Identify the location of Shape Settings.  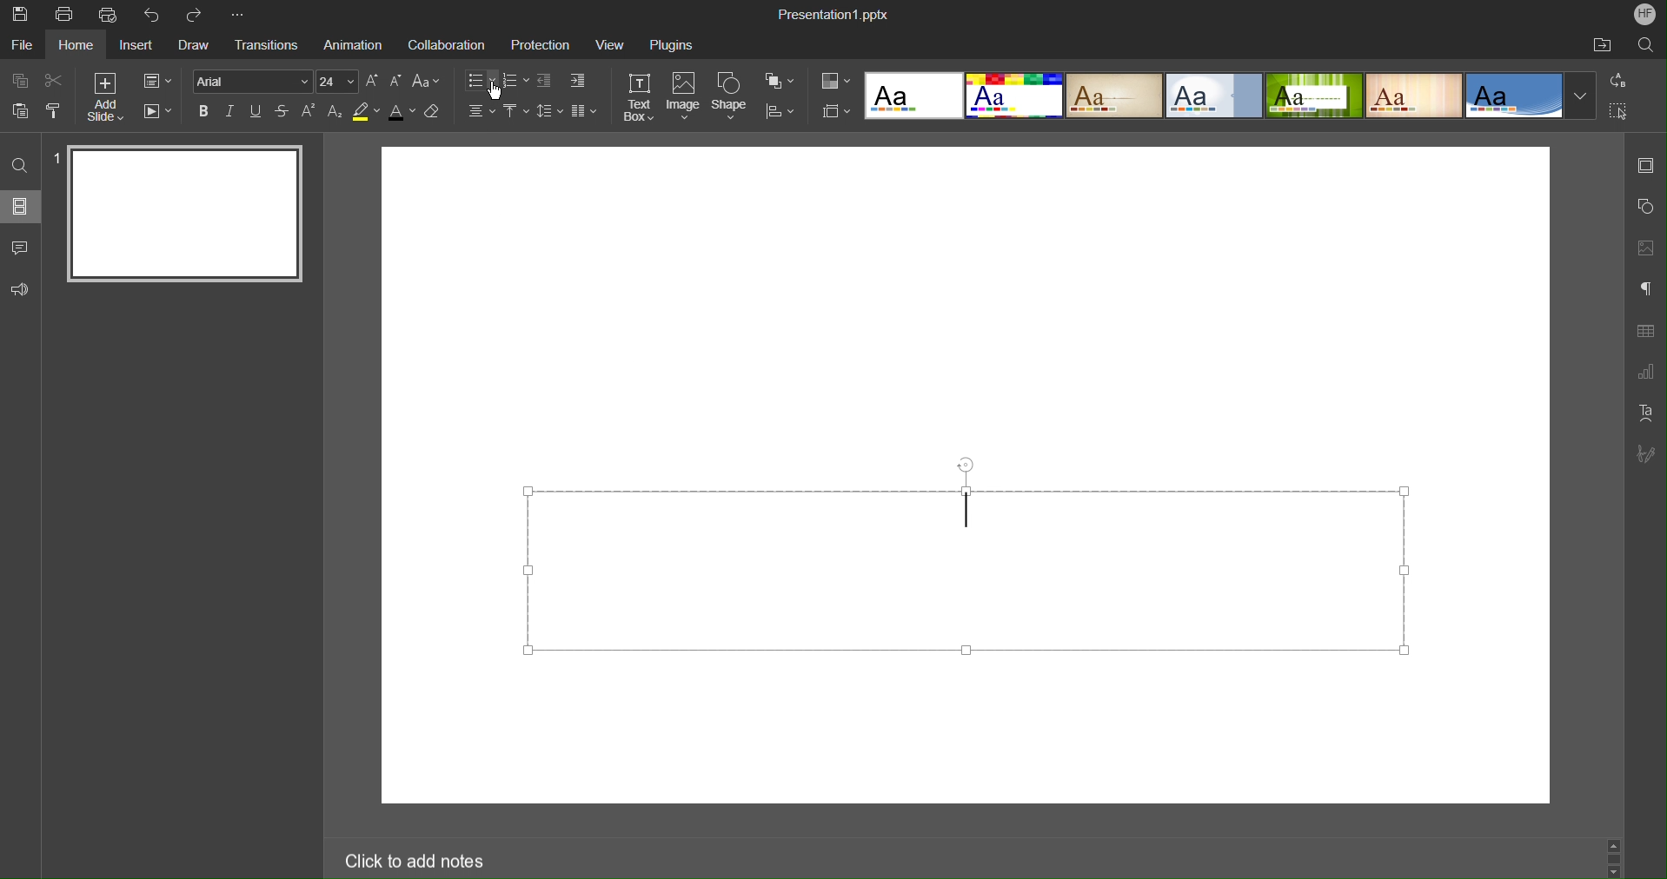
(1646, 208).